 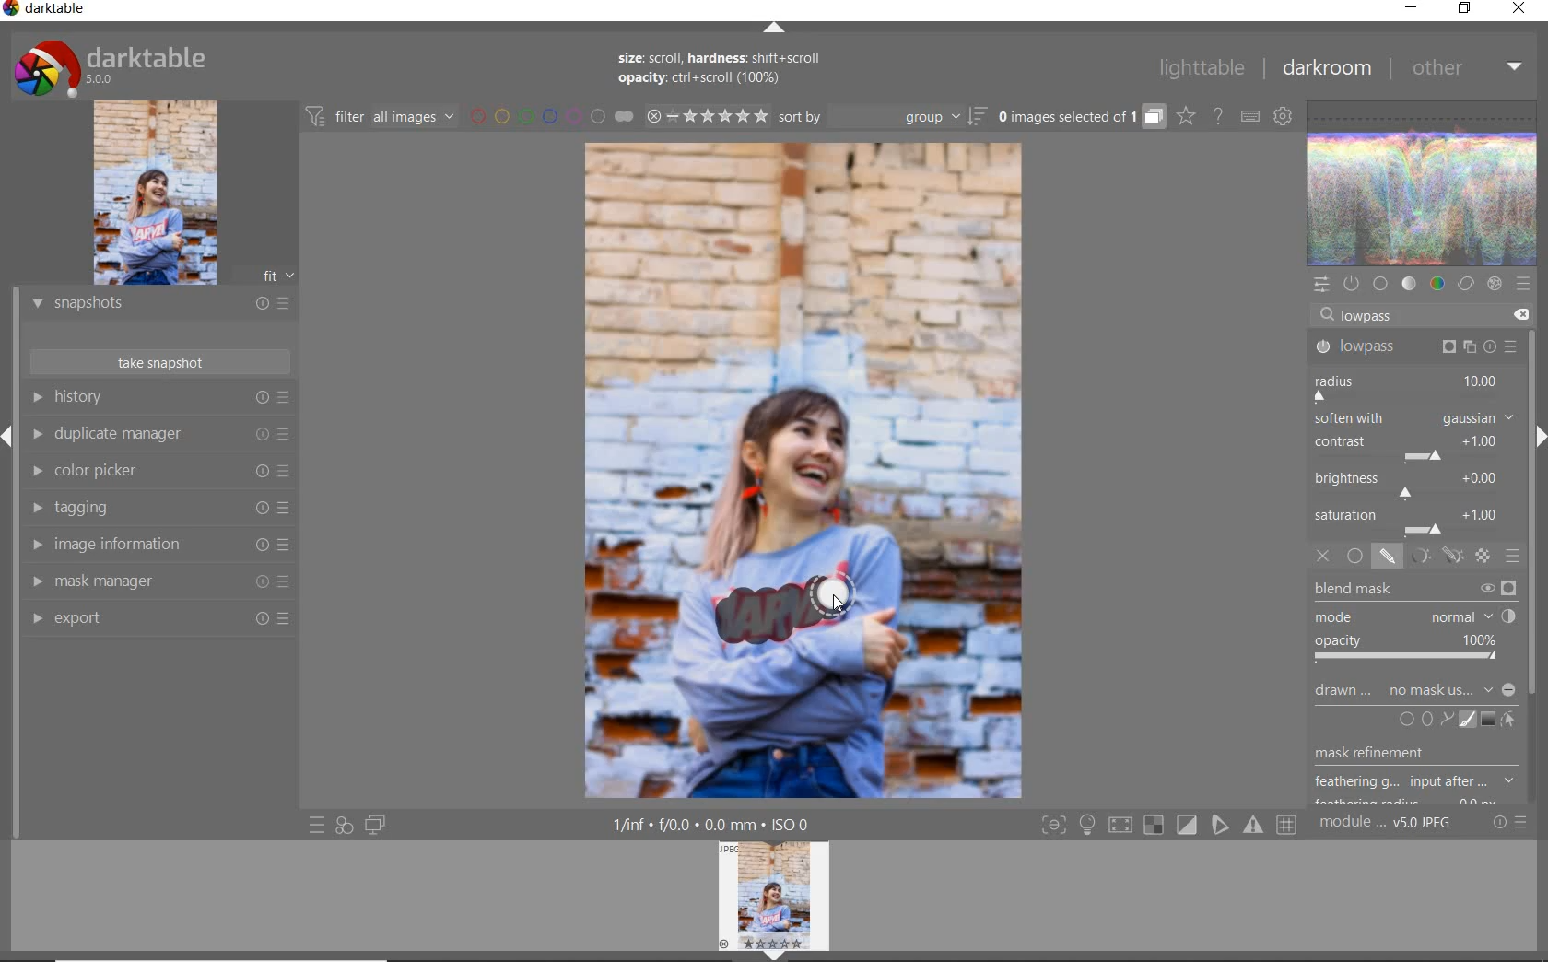 What do you see at coordinates (1532, 496) in the screenshot?
I see `scrollbar` at bounding box center [1532, 496].